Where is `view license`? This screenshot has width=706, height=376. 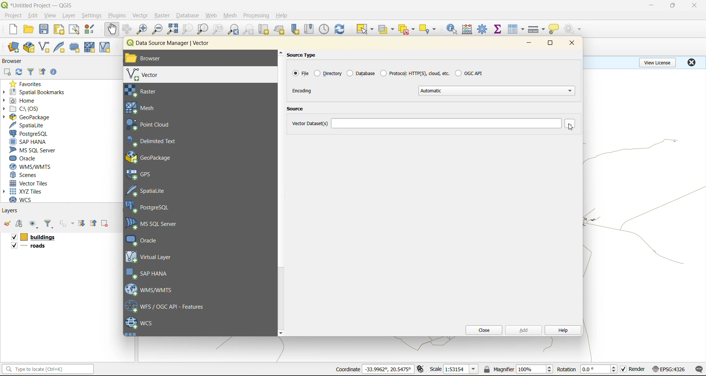
view license is located at coordinates (659, 61).